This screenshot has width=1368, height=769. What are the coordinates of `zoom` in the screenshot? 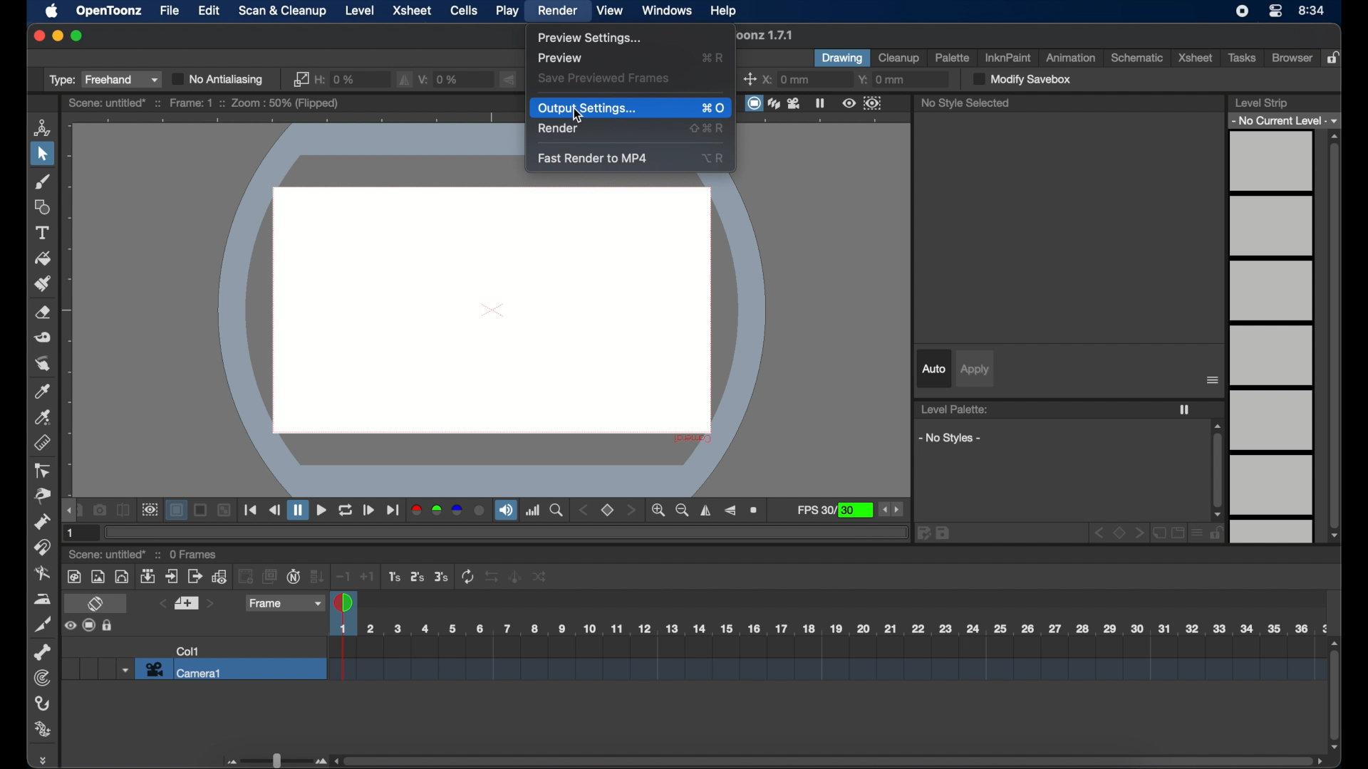 It's located at (557, 511).